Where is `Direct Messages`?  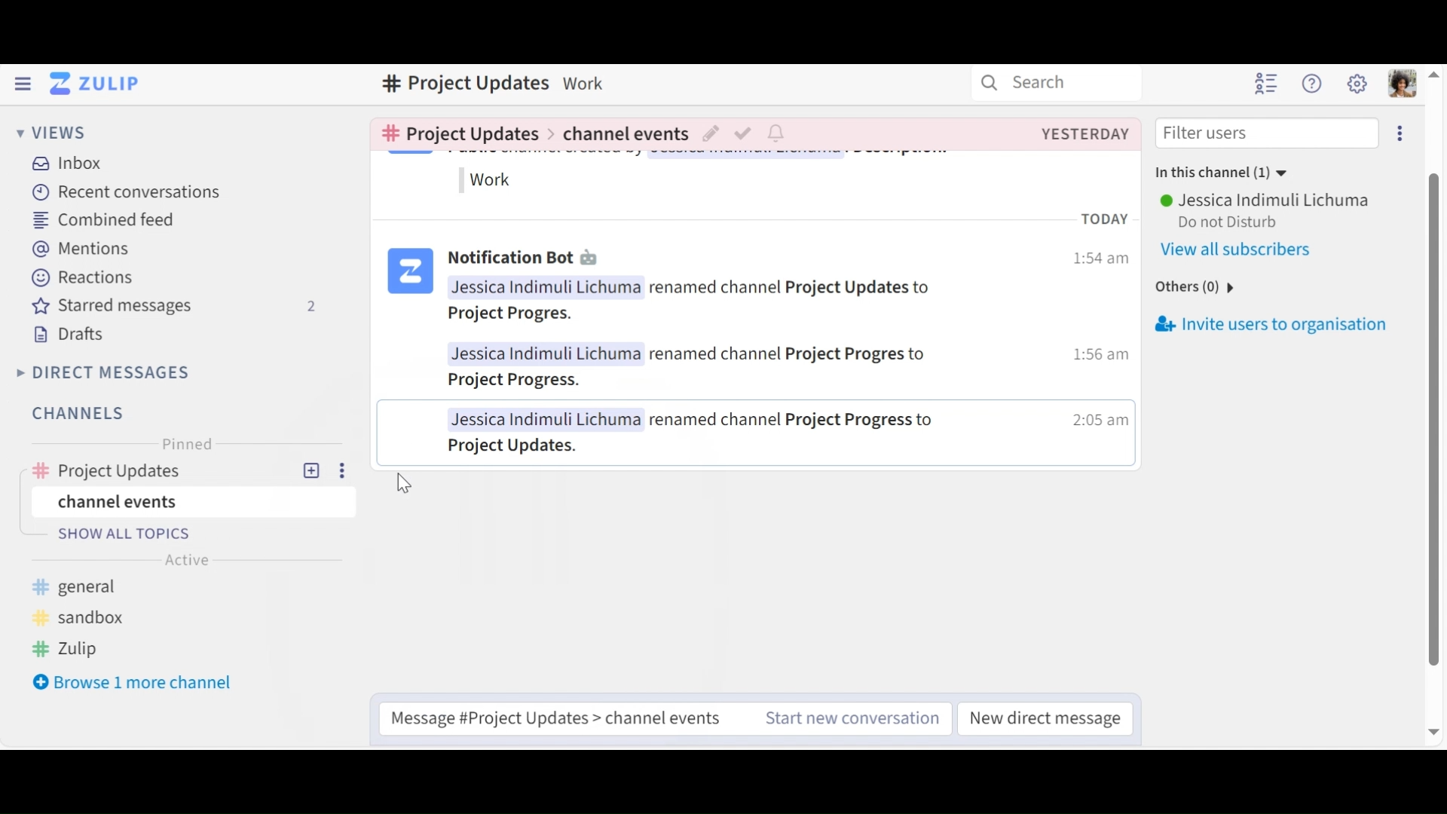 Direct Messages is located at coordinates (105, 373).